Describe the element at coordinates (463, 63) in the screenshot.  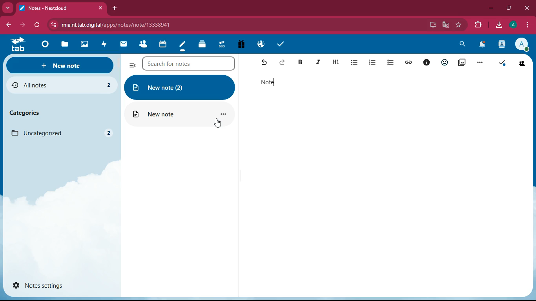
I see `pictures` at that location.